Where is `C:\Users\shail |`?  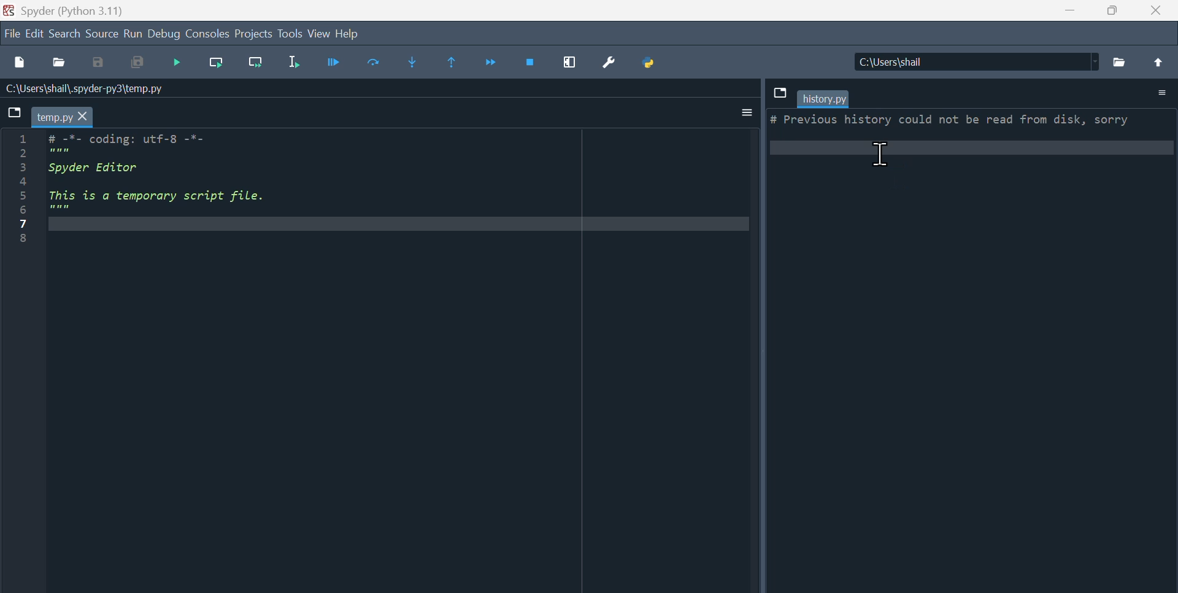 C:\Users\shail | is located at coordinates (974, 61).